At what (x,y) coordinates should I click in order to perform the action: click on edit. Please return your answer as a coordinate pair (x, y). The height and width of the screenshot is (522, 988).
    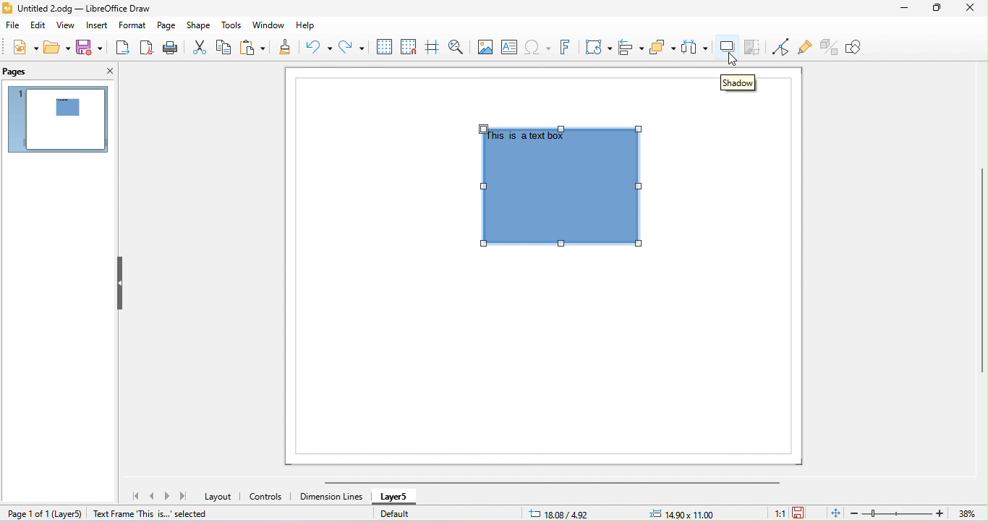
    Looking at the image, I should click on (40, 27).